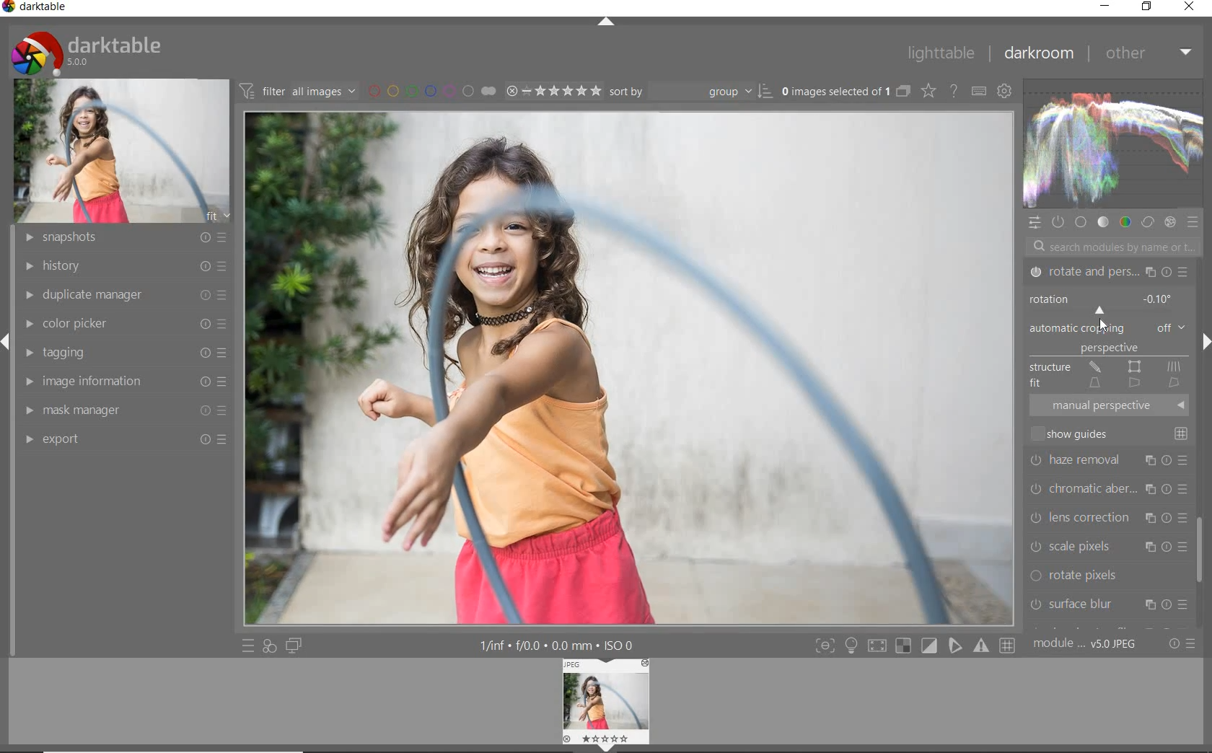 This screenshot has width=1212, height=753. What do you see at coordinates (1109, 606) in the screenshot?
I see `surface blur` at bounding box center [1109, 606].